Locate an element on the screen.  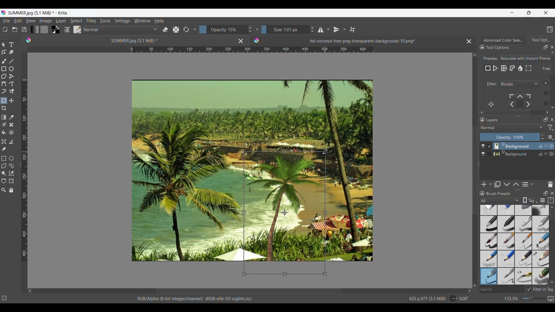
Filter in Tag is located at coordinates (541, 289).